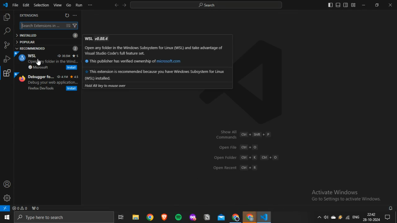  I want to click on no problems, so click(20, 208).